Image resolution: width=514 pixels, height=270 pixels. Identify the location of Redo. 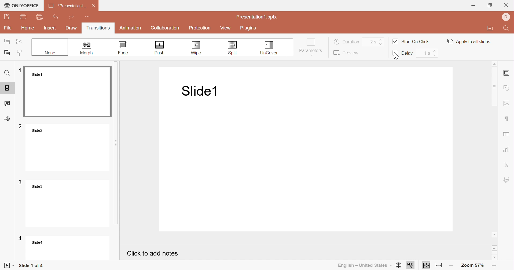
(72, 17).